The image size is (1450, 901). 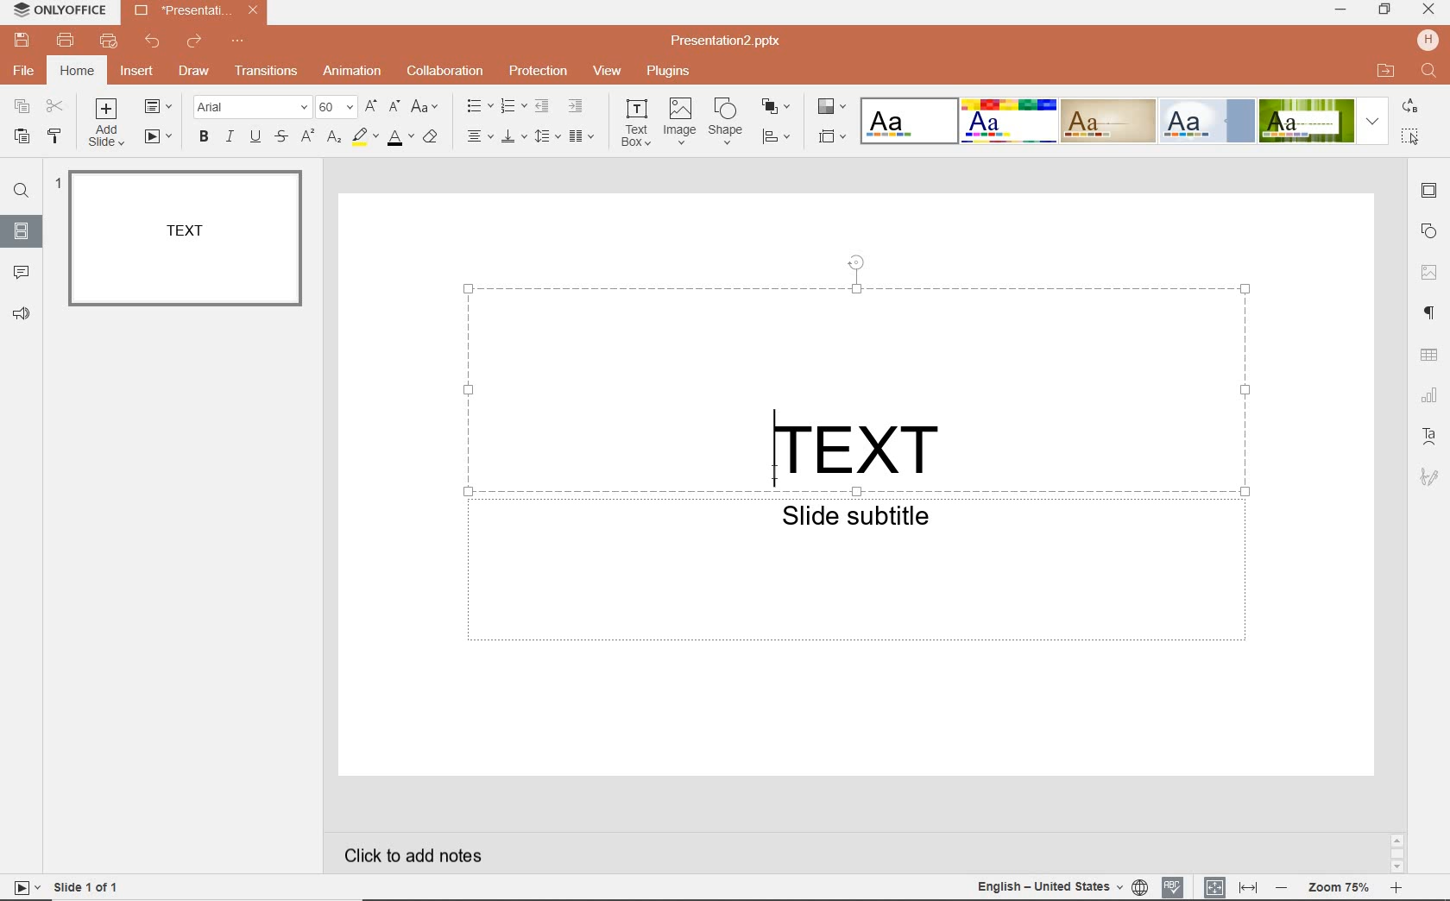 What do you see at coordinates (200, 139) in the screenshot?
I see `BOLD` at bounding box center [200, 139].